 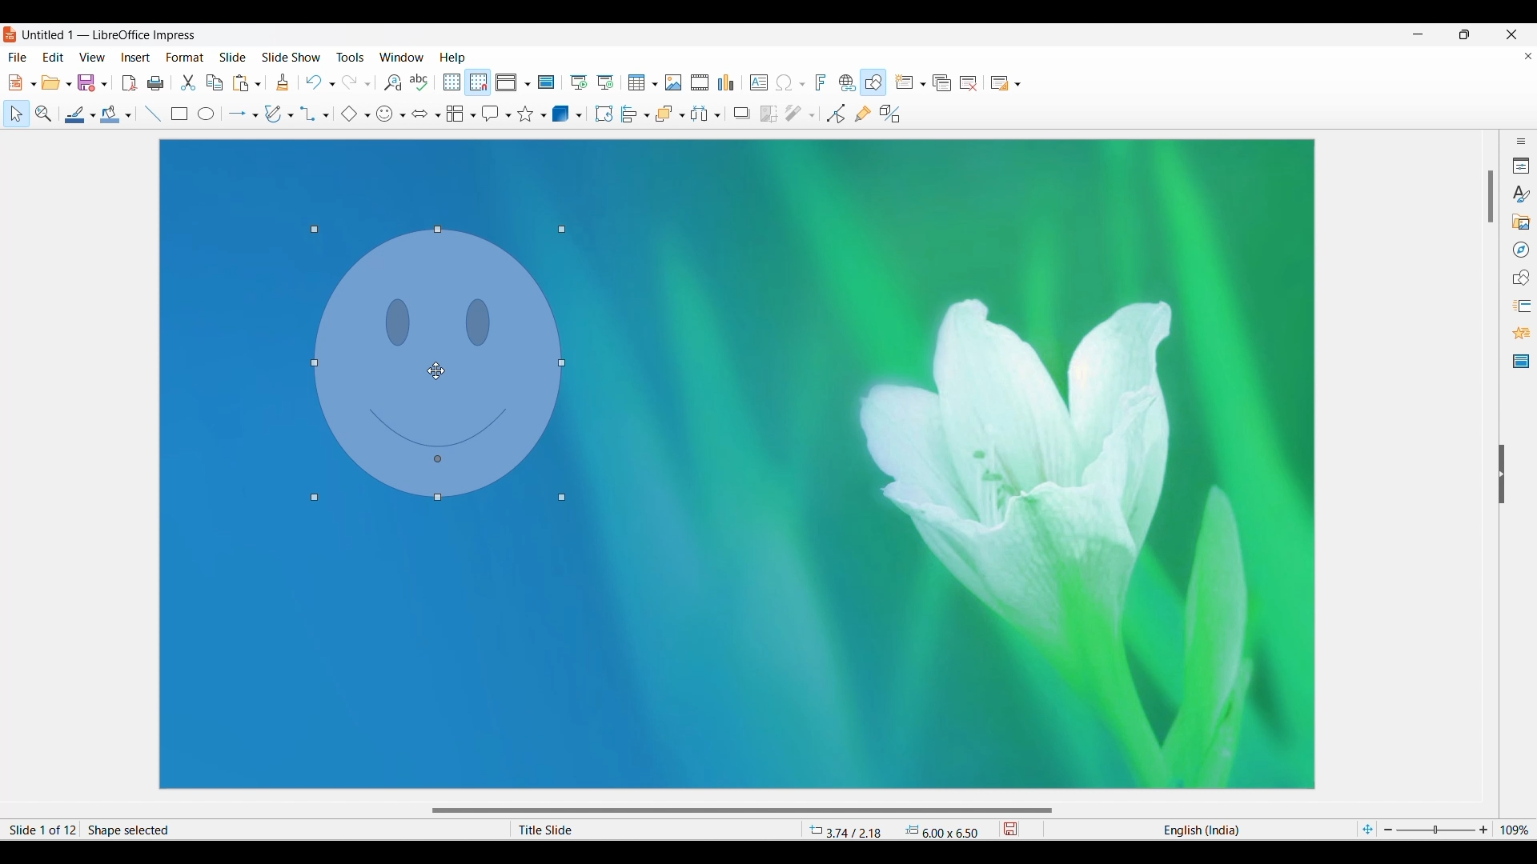 What do you see at coordinates (1436, 829) in the screenshot?
I see `Slider to zoom in/out` at bounding box center [1436, 829].